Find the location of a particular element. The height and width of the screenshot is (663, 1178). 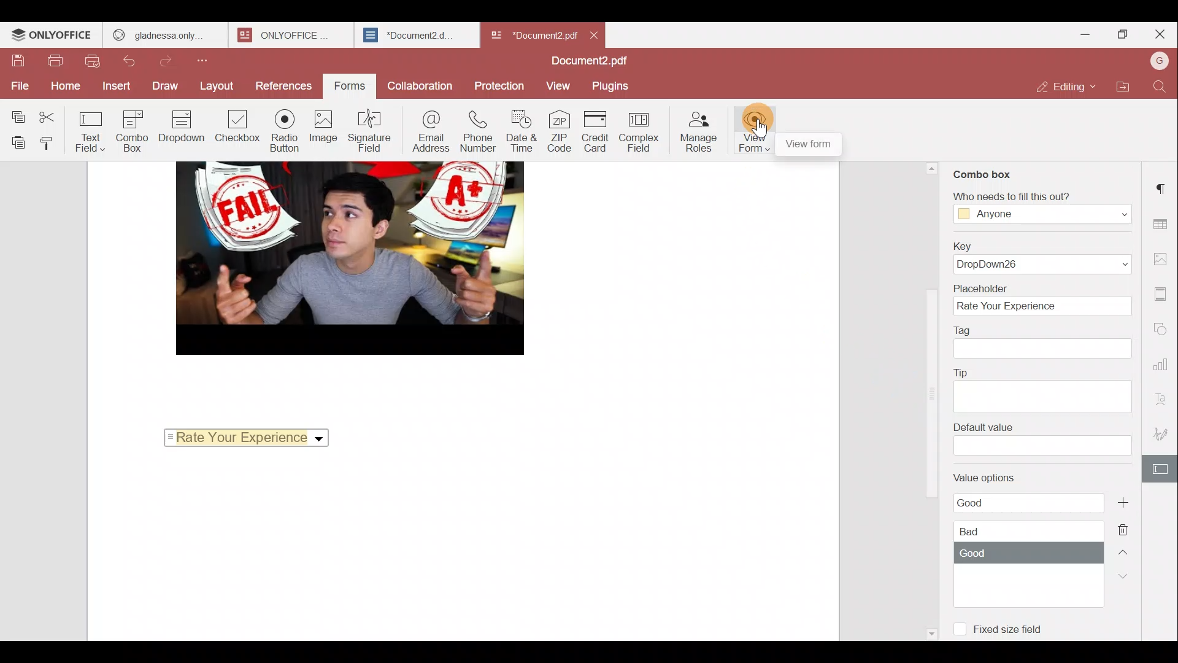

Email address is located at coordinates (429, 131).